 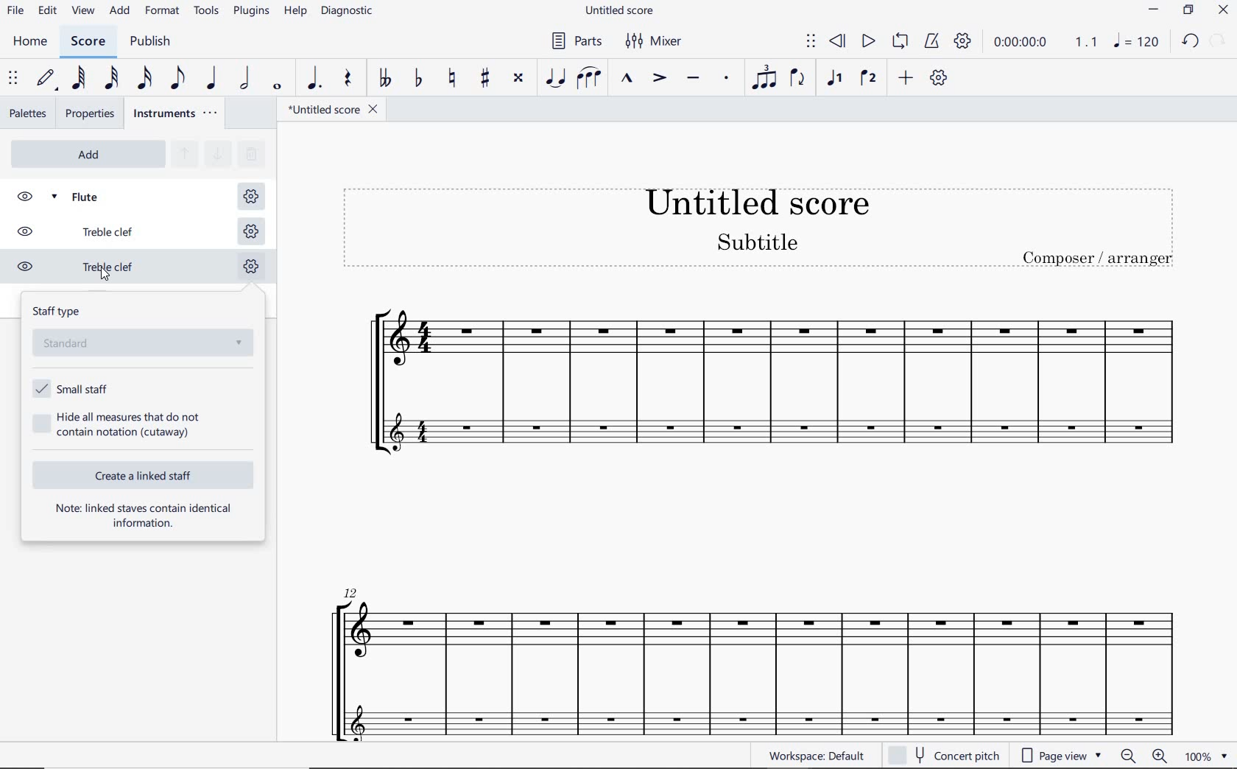 What do you see at coordinates (556, 79) in the screenshot?
I see `TIE` at bounding box center [556, 79].